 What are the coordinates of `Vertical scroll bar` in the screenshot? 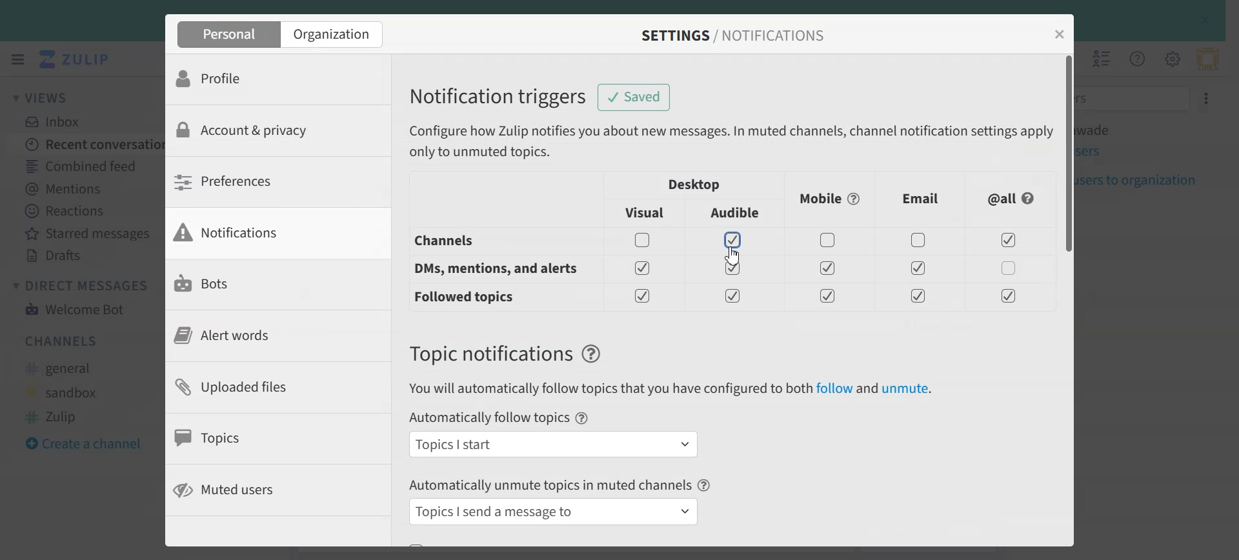 It's located at (1068, 299).